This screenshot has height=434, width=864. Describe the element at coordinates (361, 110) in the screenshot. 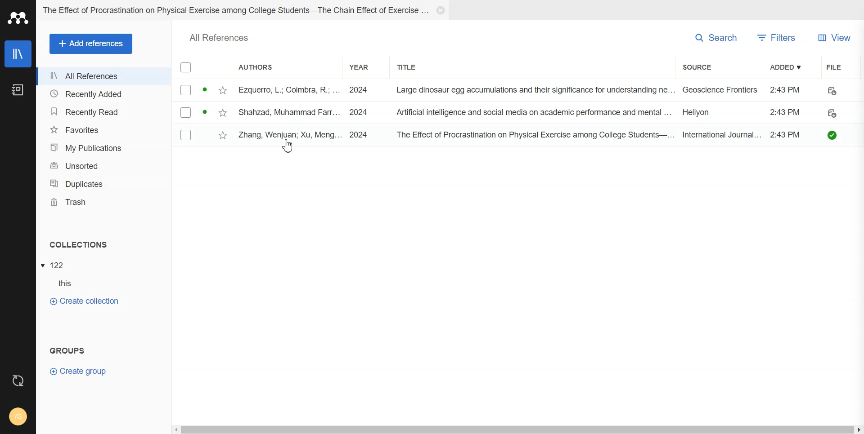

I see `2024` at that location.